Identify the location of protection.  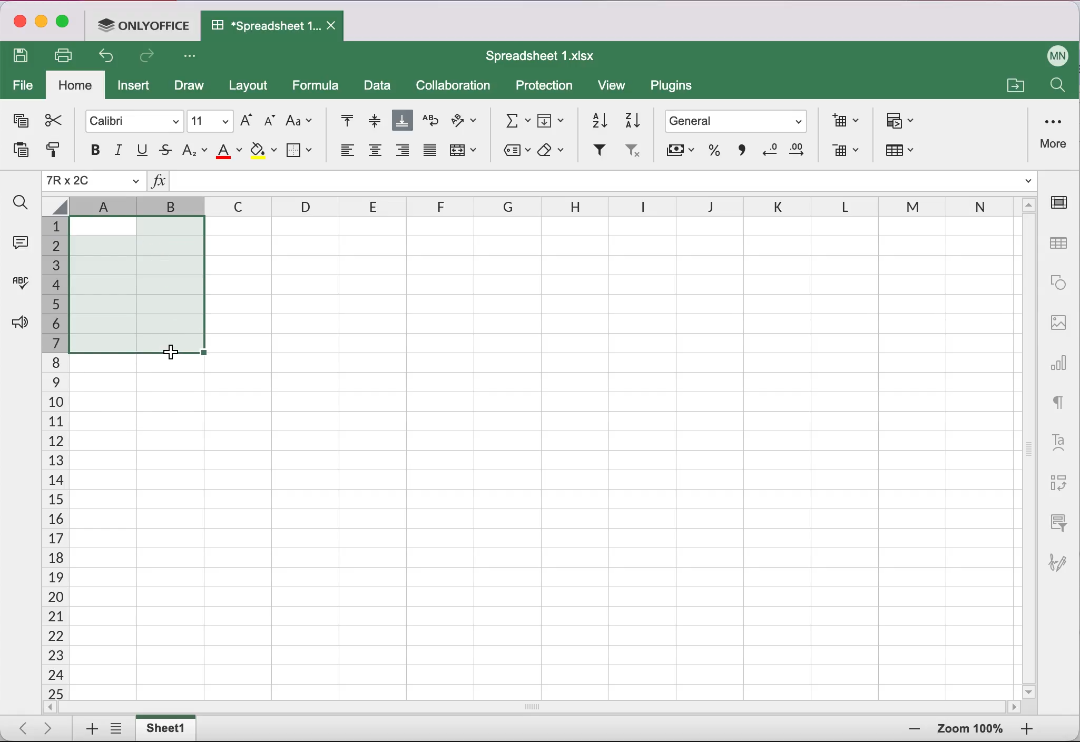
(545, 86).